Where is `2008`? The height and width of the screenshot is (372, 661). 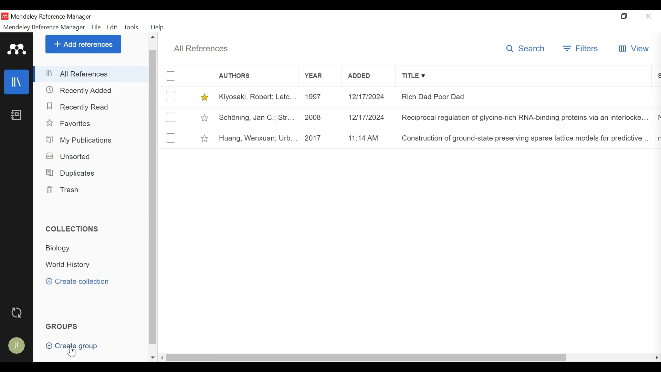 2008 is located at coordinates (320, 117).